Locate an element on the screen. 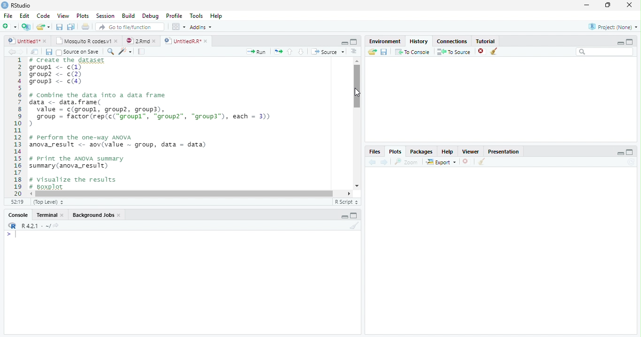 This screenshot has height=337, width=641. Minimize is located at coordinates (619, 43).